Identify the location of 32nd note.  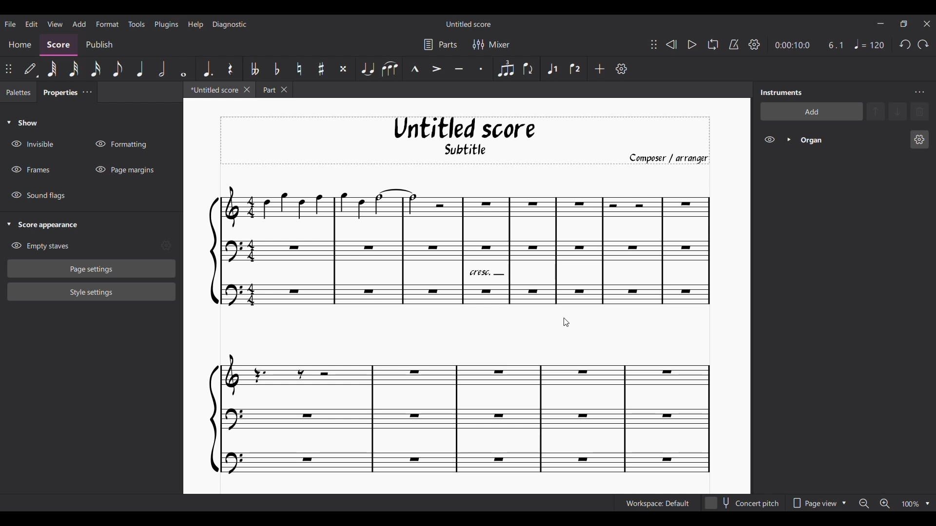
(74, 69).